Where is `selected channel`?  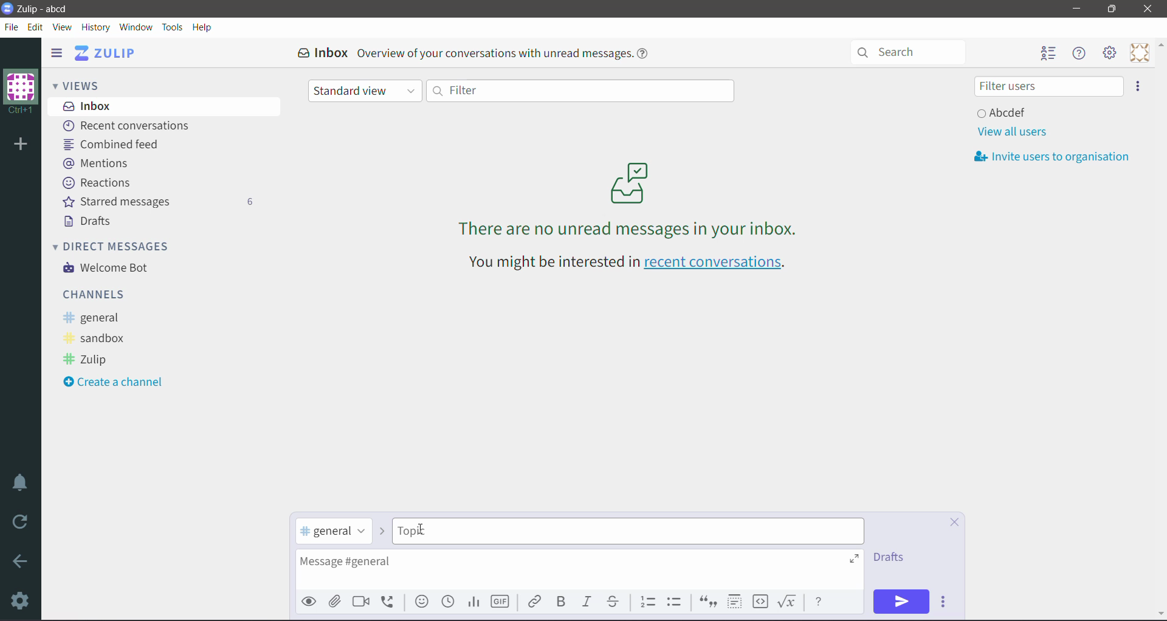
selected channel is located at coordinates (334, 532).